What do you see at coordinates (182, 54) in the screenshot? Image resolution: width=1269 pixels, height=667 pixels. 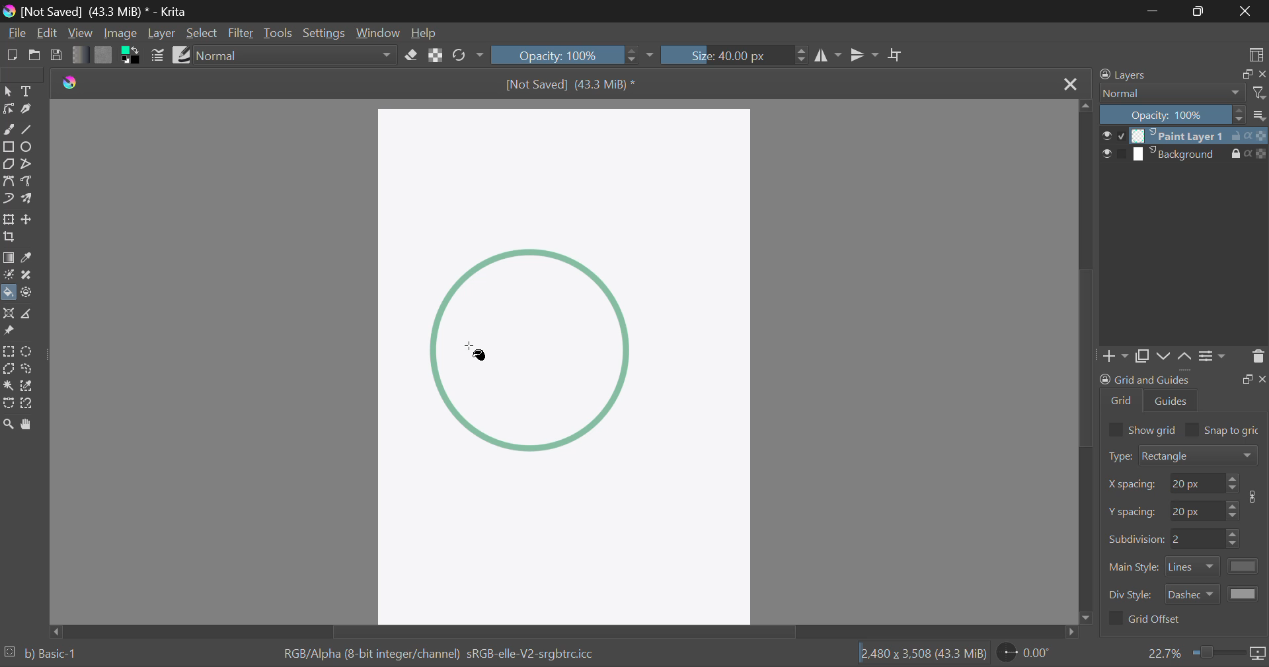 I see `Brush Presets` at bounding box center [182, 54].